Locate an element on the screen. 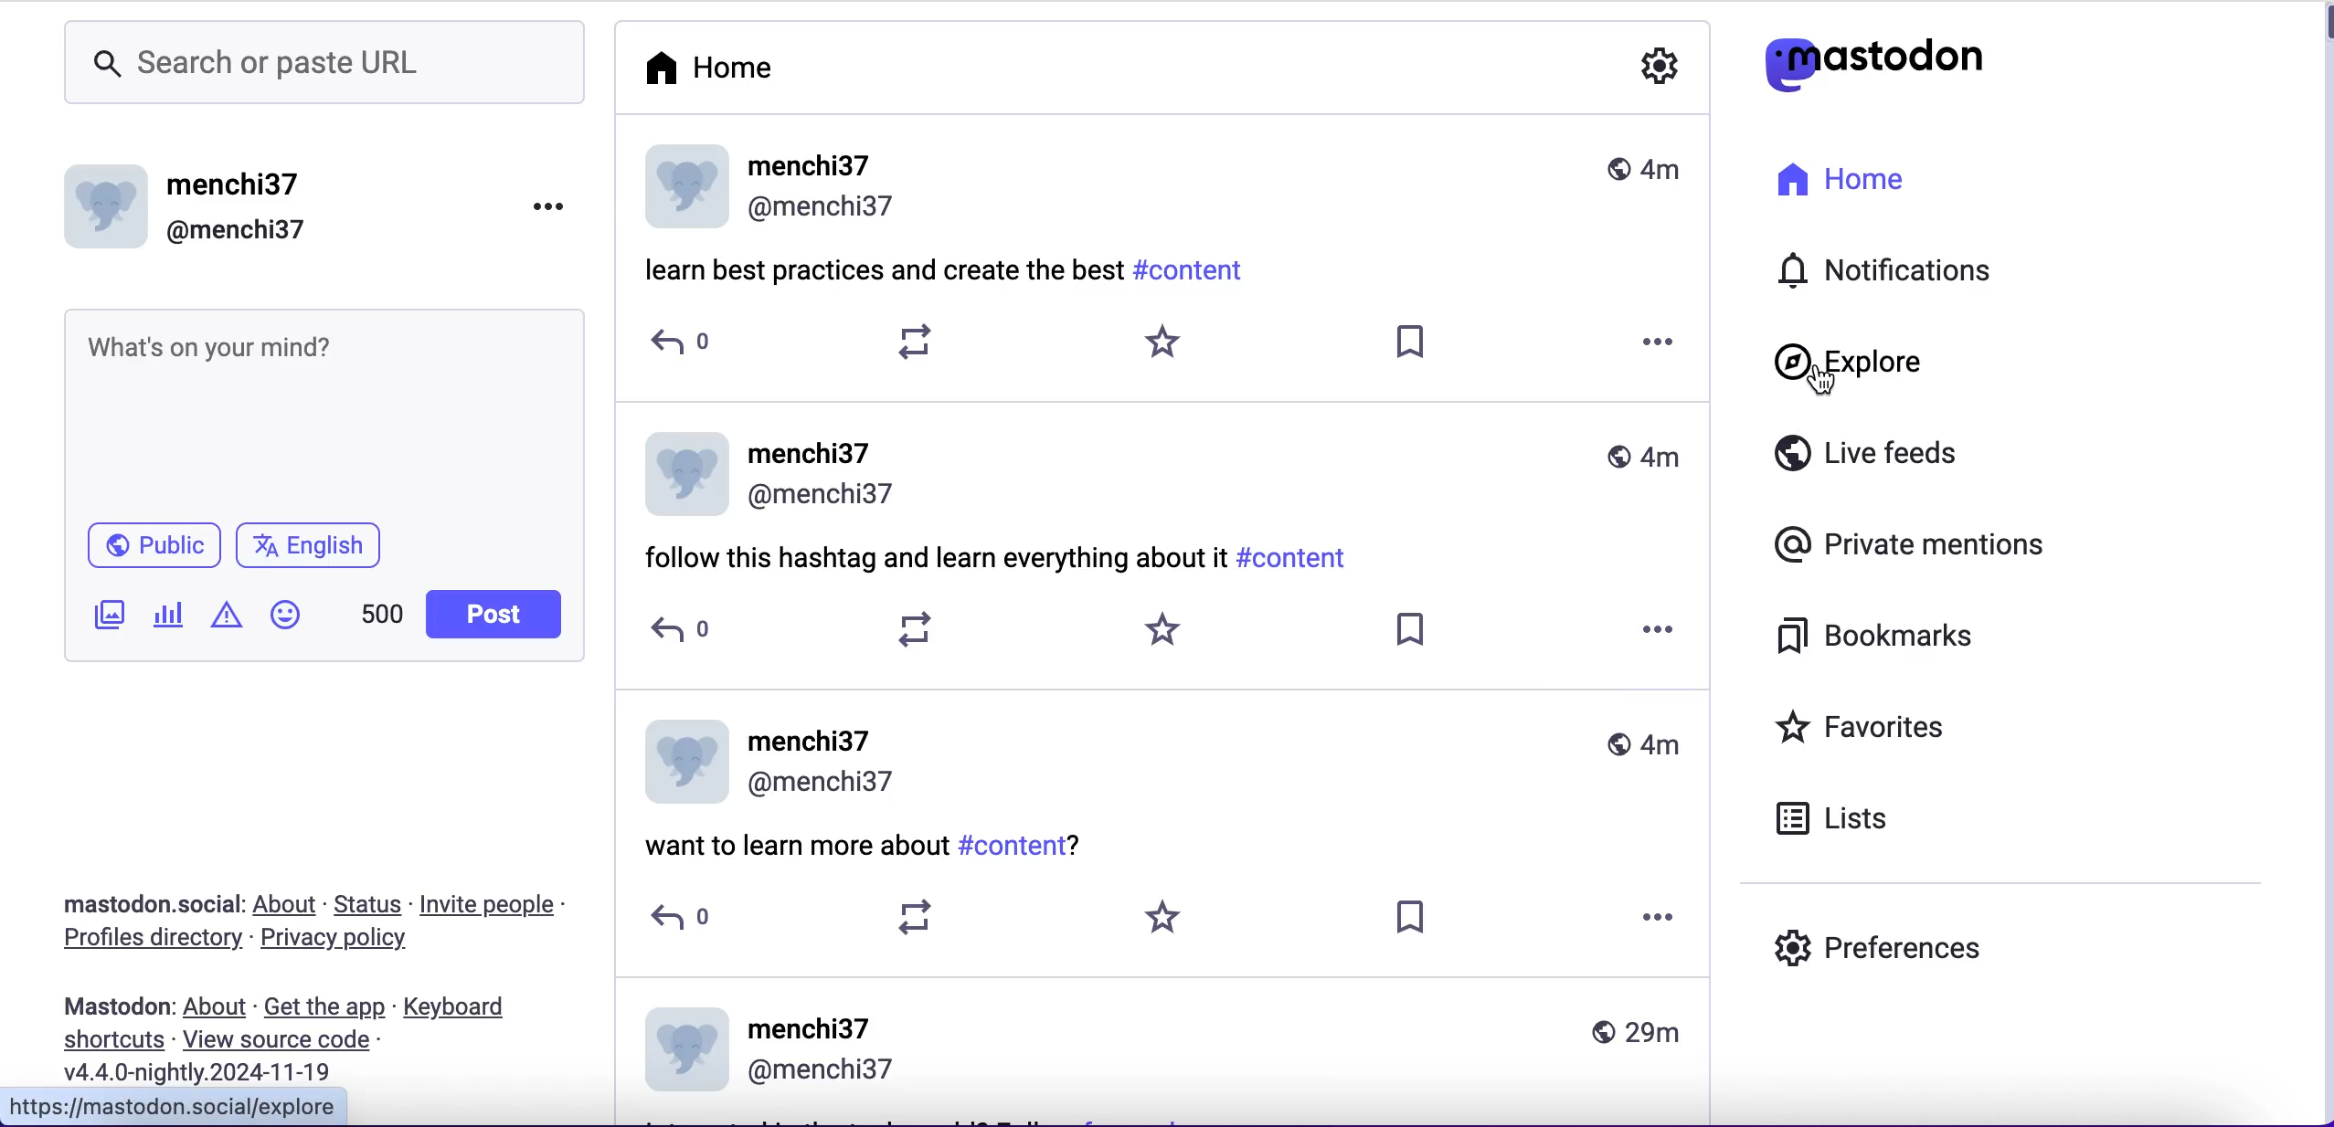 This screenshot has width=2334, height=1127. status is located at coordinates (367, 905).